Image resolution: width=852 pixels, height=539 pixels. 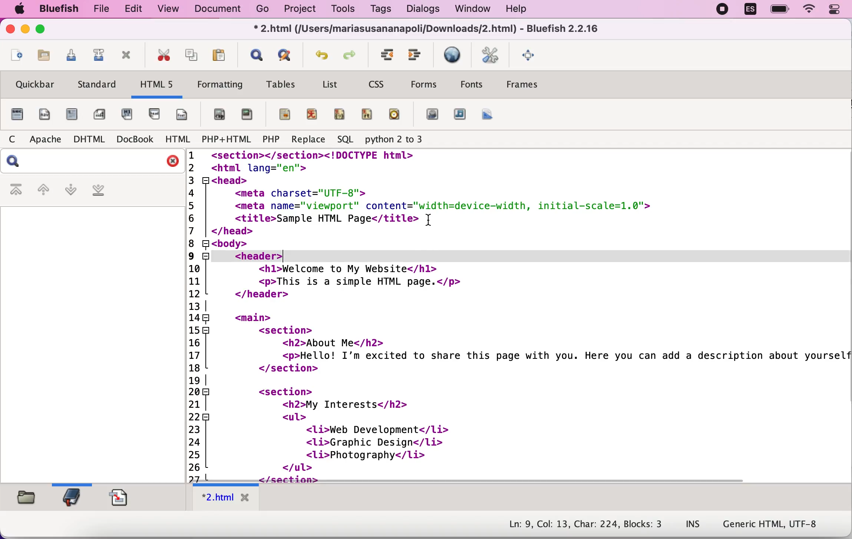 I want to click on php+html, so click(x=227, y=140).